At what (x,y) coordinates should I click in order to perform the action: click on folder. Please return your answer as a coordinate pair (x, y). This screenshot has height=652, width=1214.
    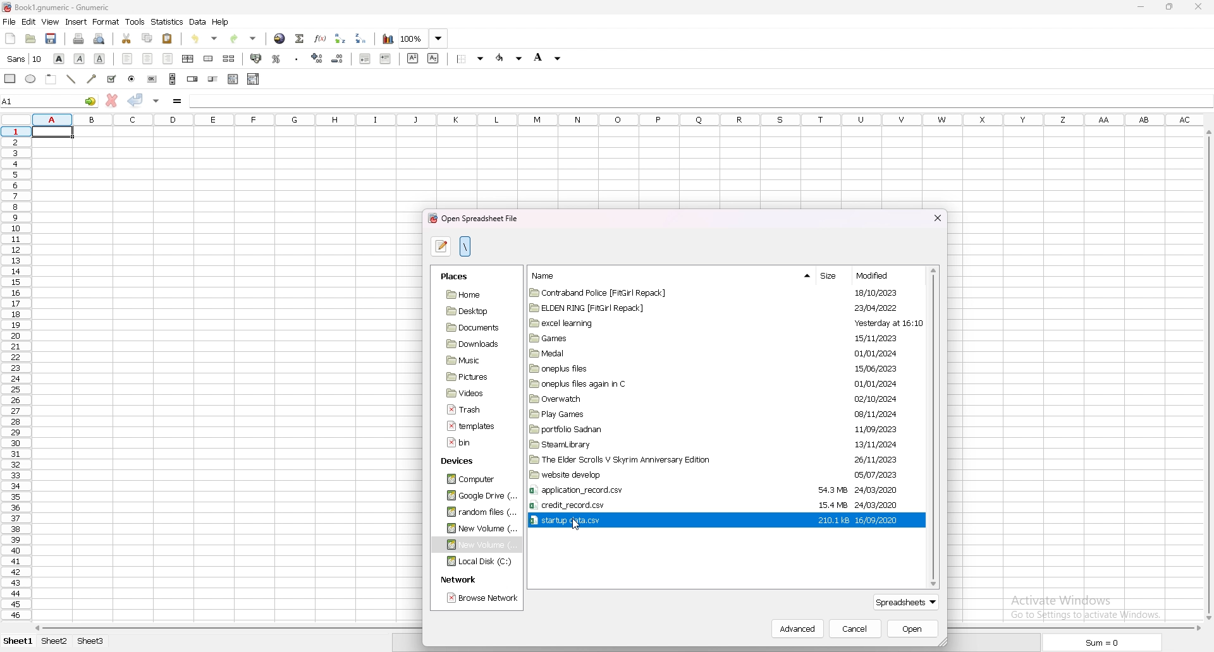
    Looking at the image, I should click on (664, 308).